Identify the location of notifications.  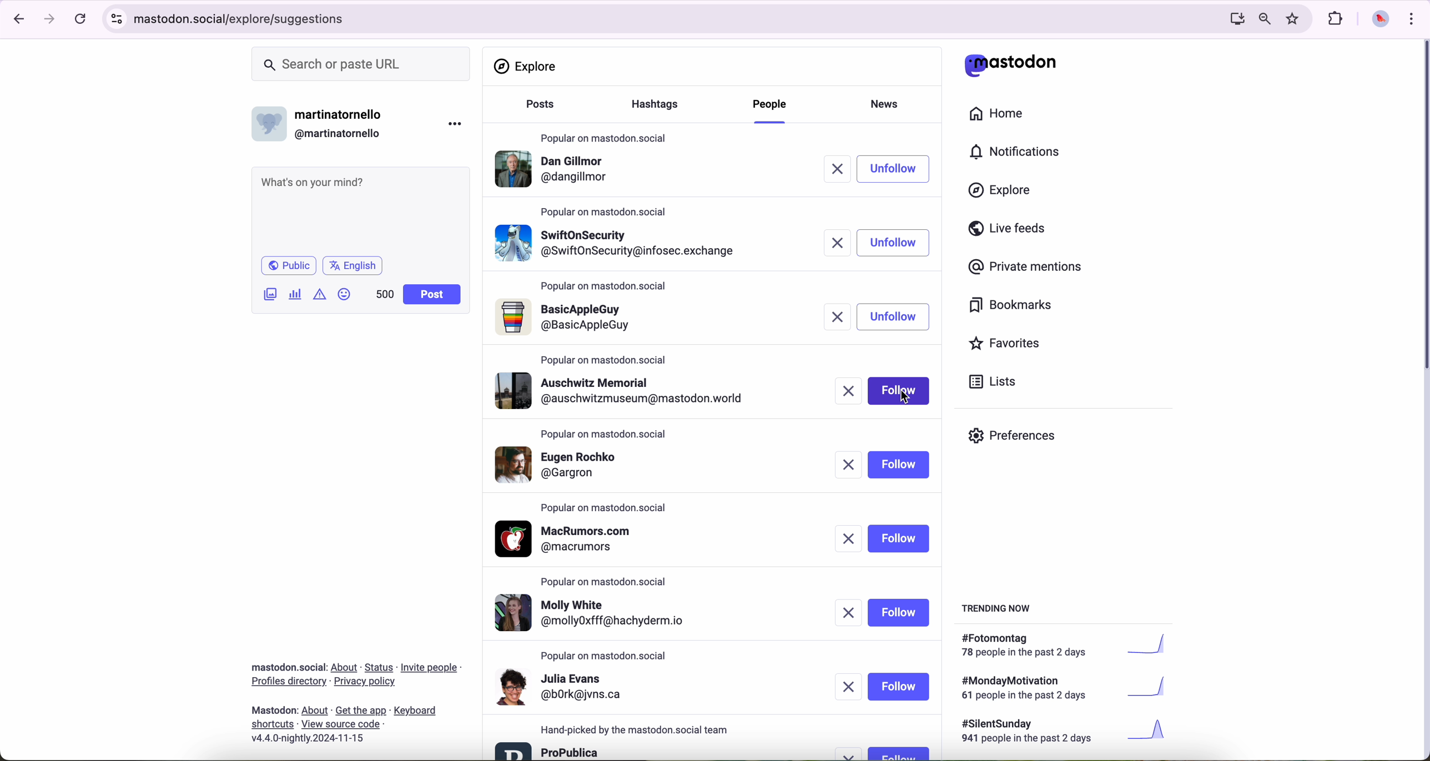
(1020, 153).